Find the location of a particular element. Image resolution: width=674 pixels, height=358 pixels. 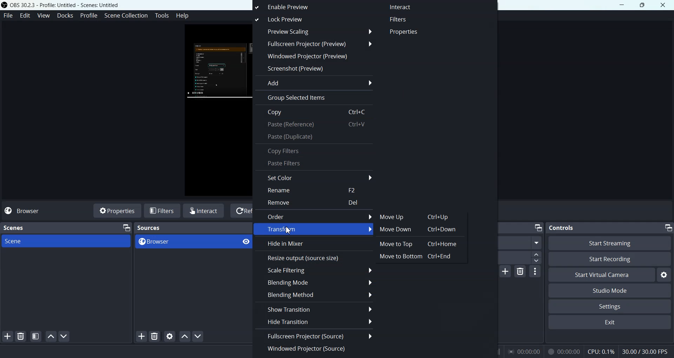

Scale Filtering is located at coordinates (315, 271).